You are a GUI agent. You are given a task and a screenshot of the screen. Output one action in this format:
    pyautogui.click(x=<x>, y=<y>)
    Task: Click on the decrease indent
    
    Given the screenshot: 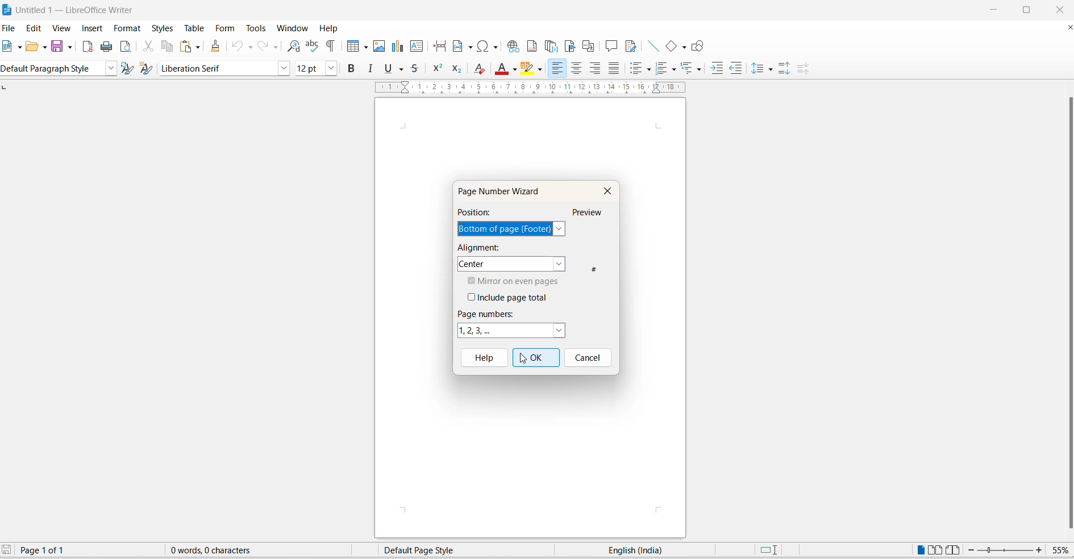 What is the action you would take?
    pyautogui.click(x=735, y=69)
    